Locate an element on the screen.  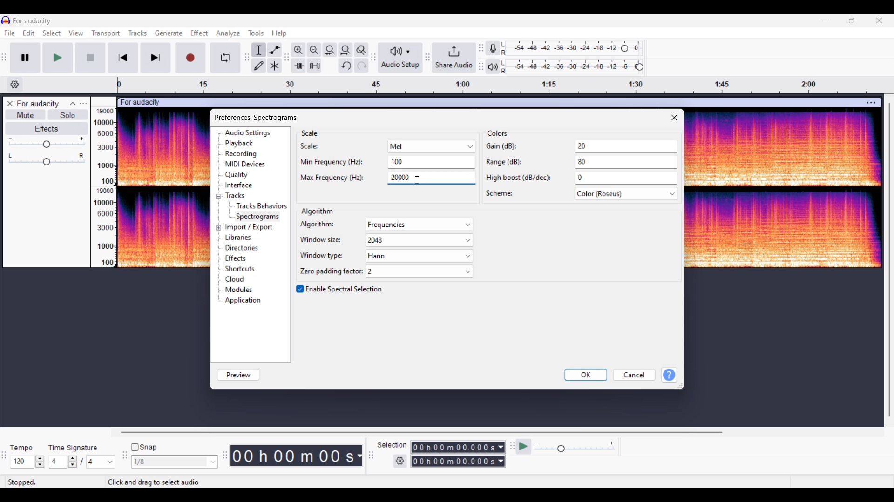
Zoom out is located at coordinates (315, 50).